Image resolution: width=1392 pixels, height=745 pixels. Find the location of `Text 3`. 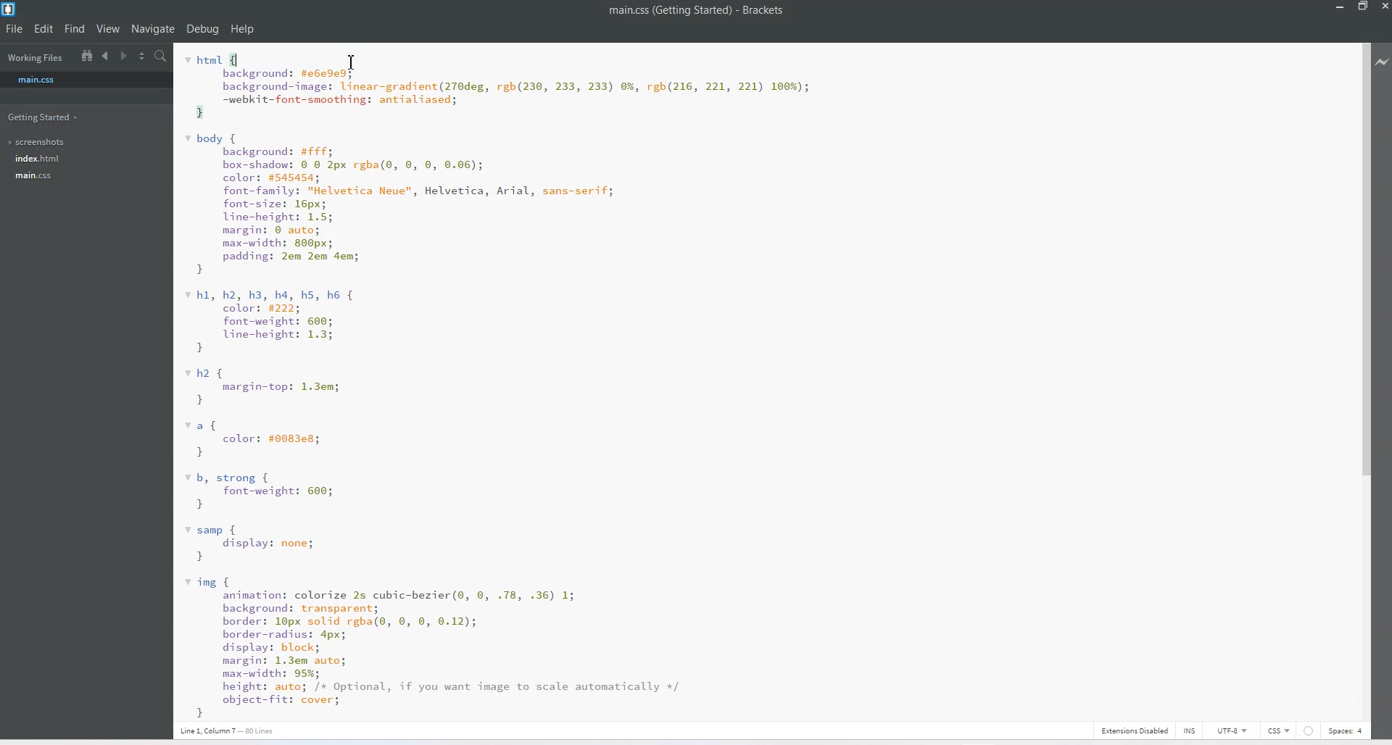

Text 3 is located at coordinates (232, 731).